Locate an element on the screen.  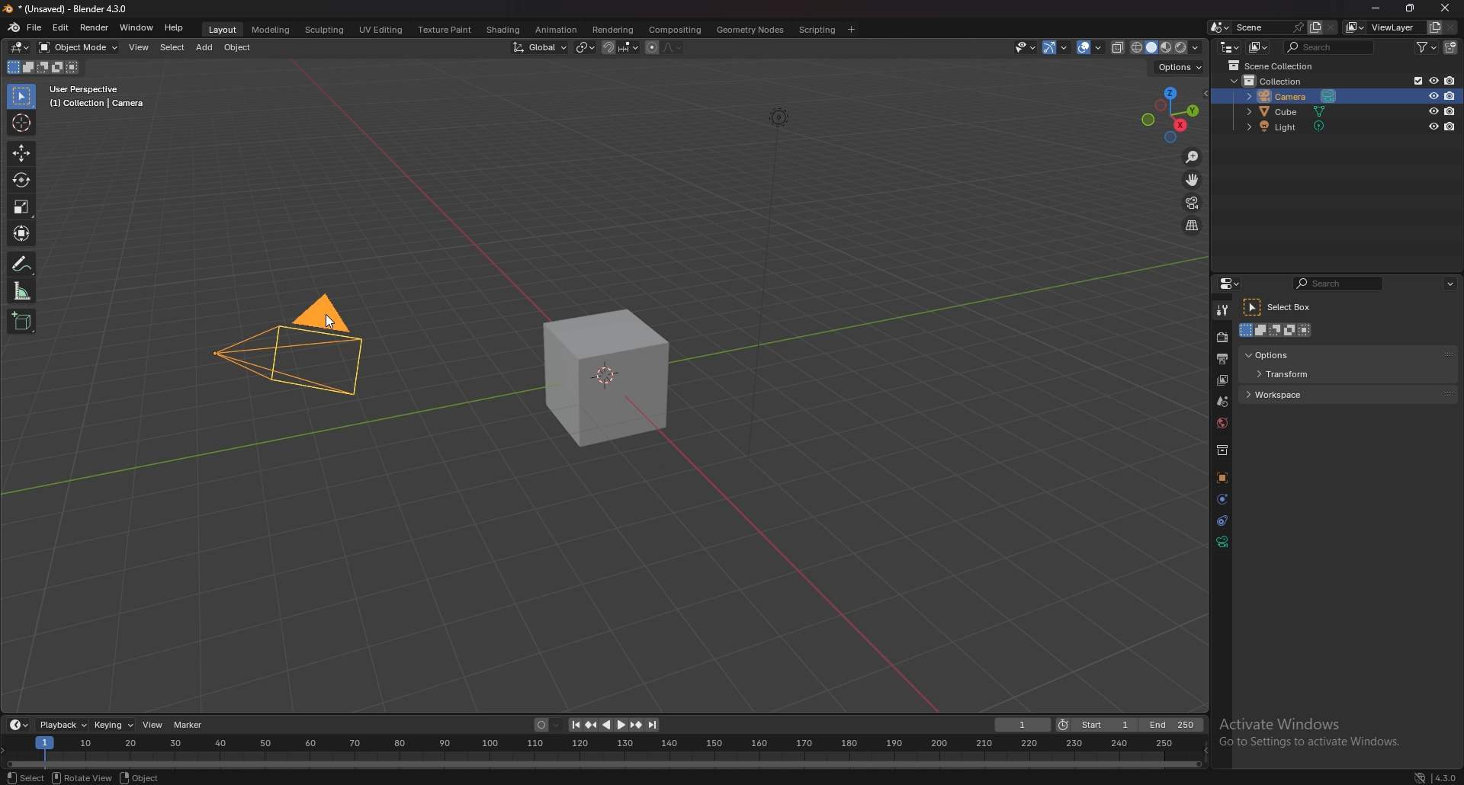
view layer is located at coordinates (1382, 27).